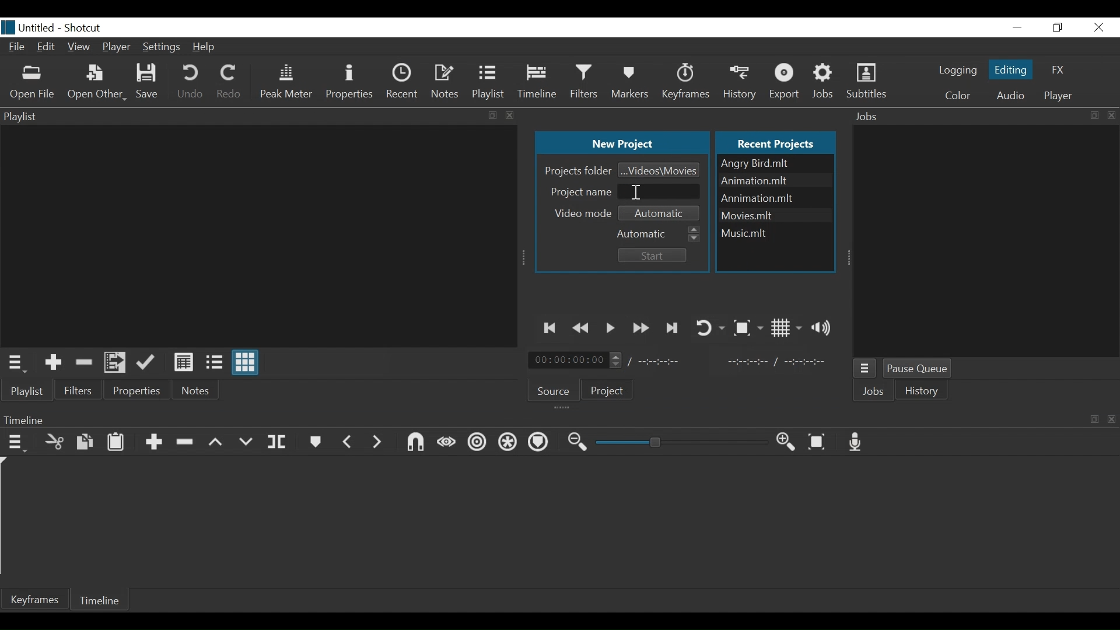 The image size is (1120, 630). I want to click on Filters, so click(79, 390).